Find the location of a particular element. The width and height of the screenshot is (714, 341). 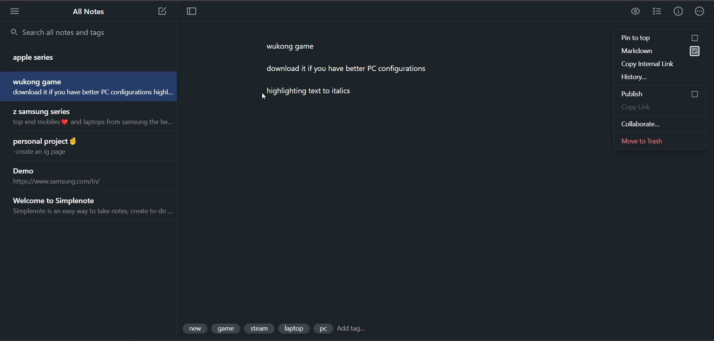

new note is located at coordinates (162, 11).